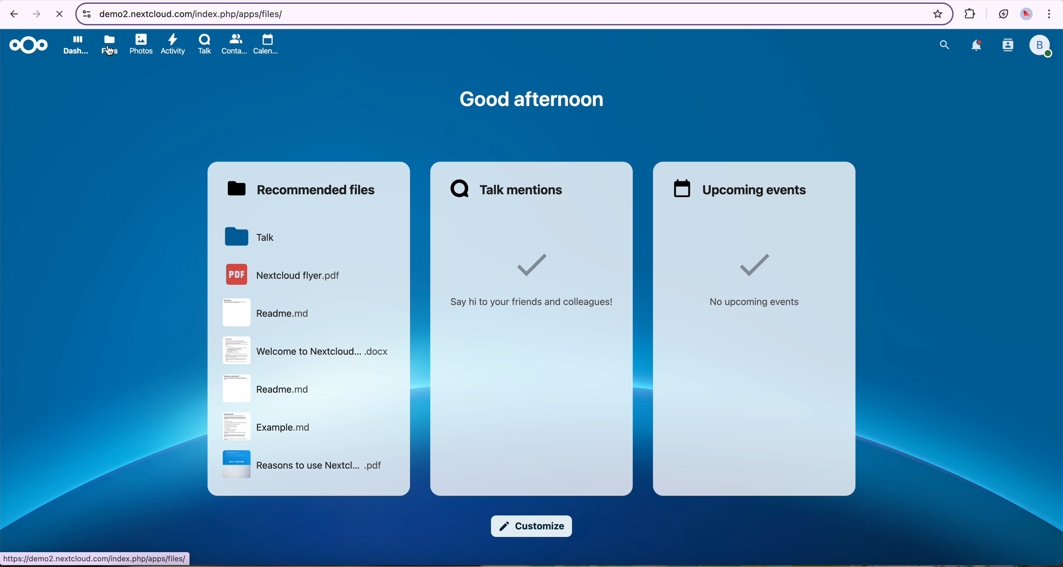 The height and width of the screenshot is (567, 1063). What do you see at coordinates (191, 13) in the screenshot?
I see `URL` at bounding box center [191, 13].